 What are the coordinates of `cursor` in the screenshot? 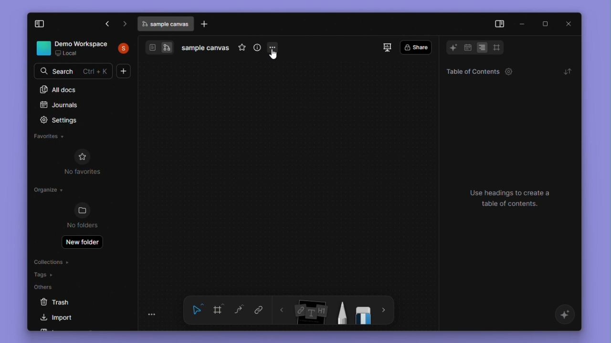 It's located at (274, 55).